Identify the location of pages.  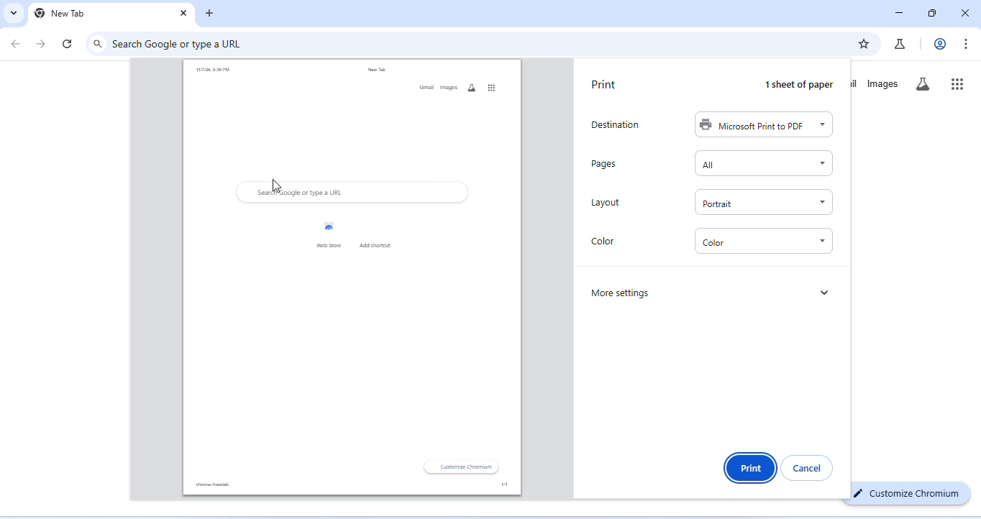
(608, 163).